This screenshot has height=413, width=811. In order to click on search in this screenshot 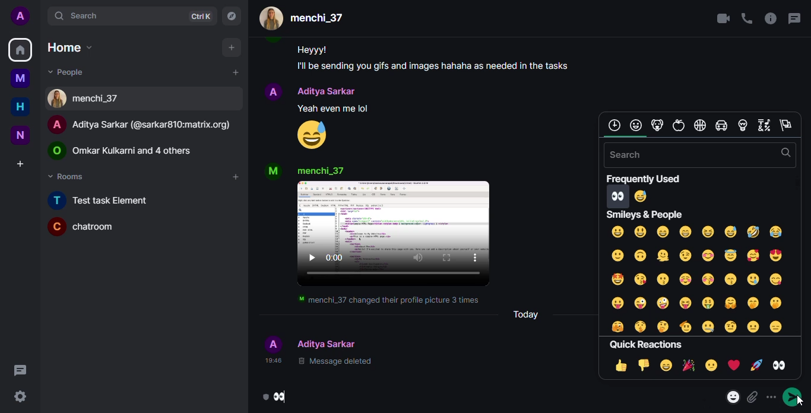, I will do `click(632, 154)`.